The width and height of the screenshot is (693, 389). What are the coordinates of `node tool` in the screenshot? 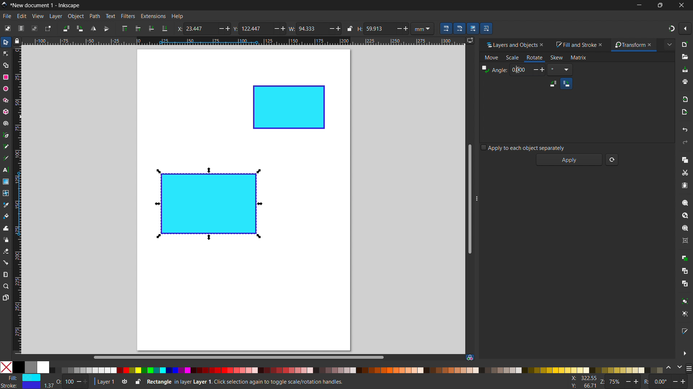 It's located at (5, 53).